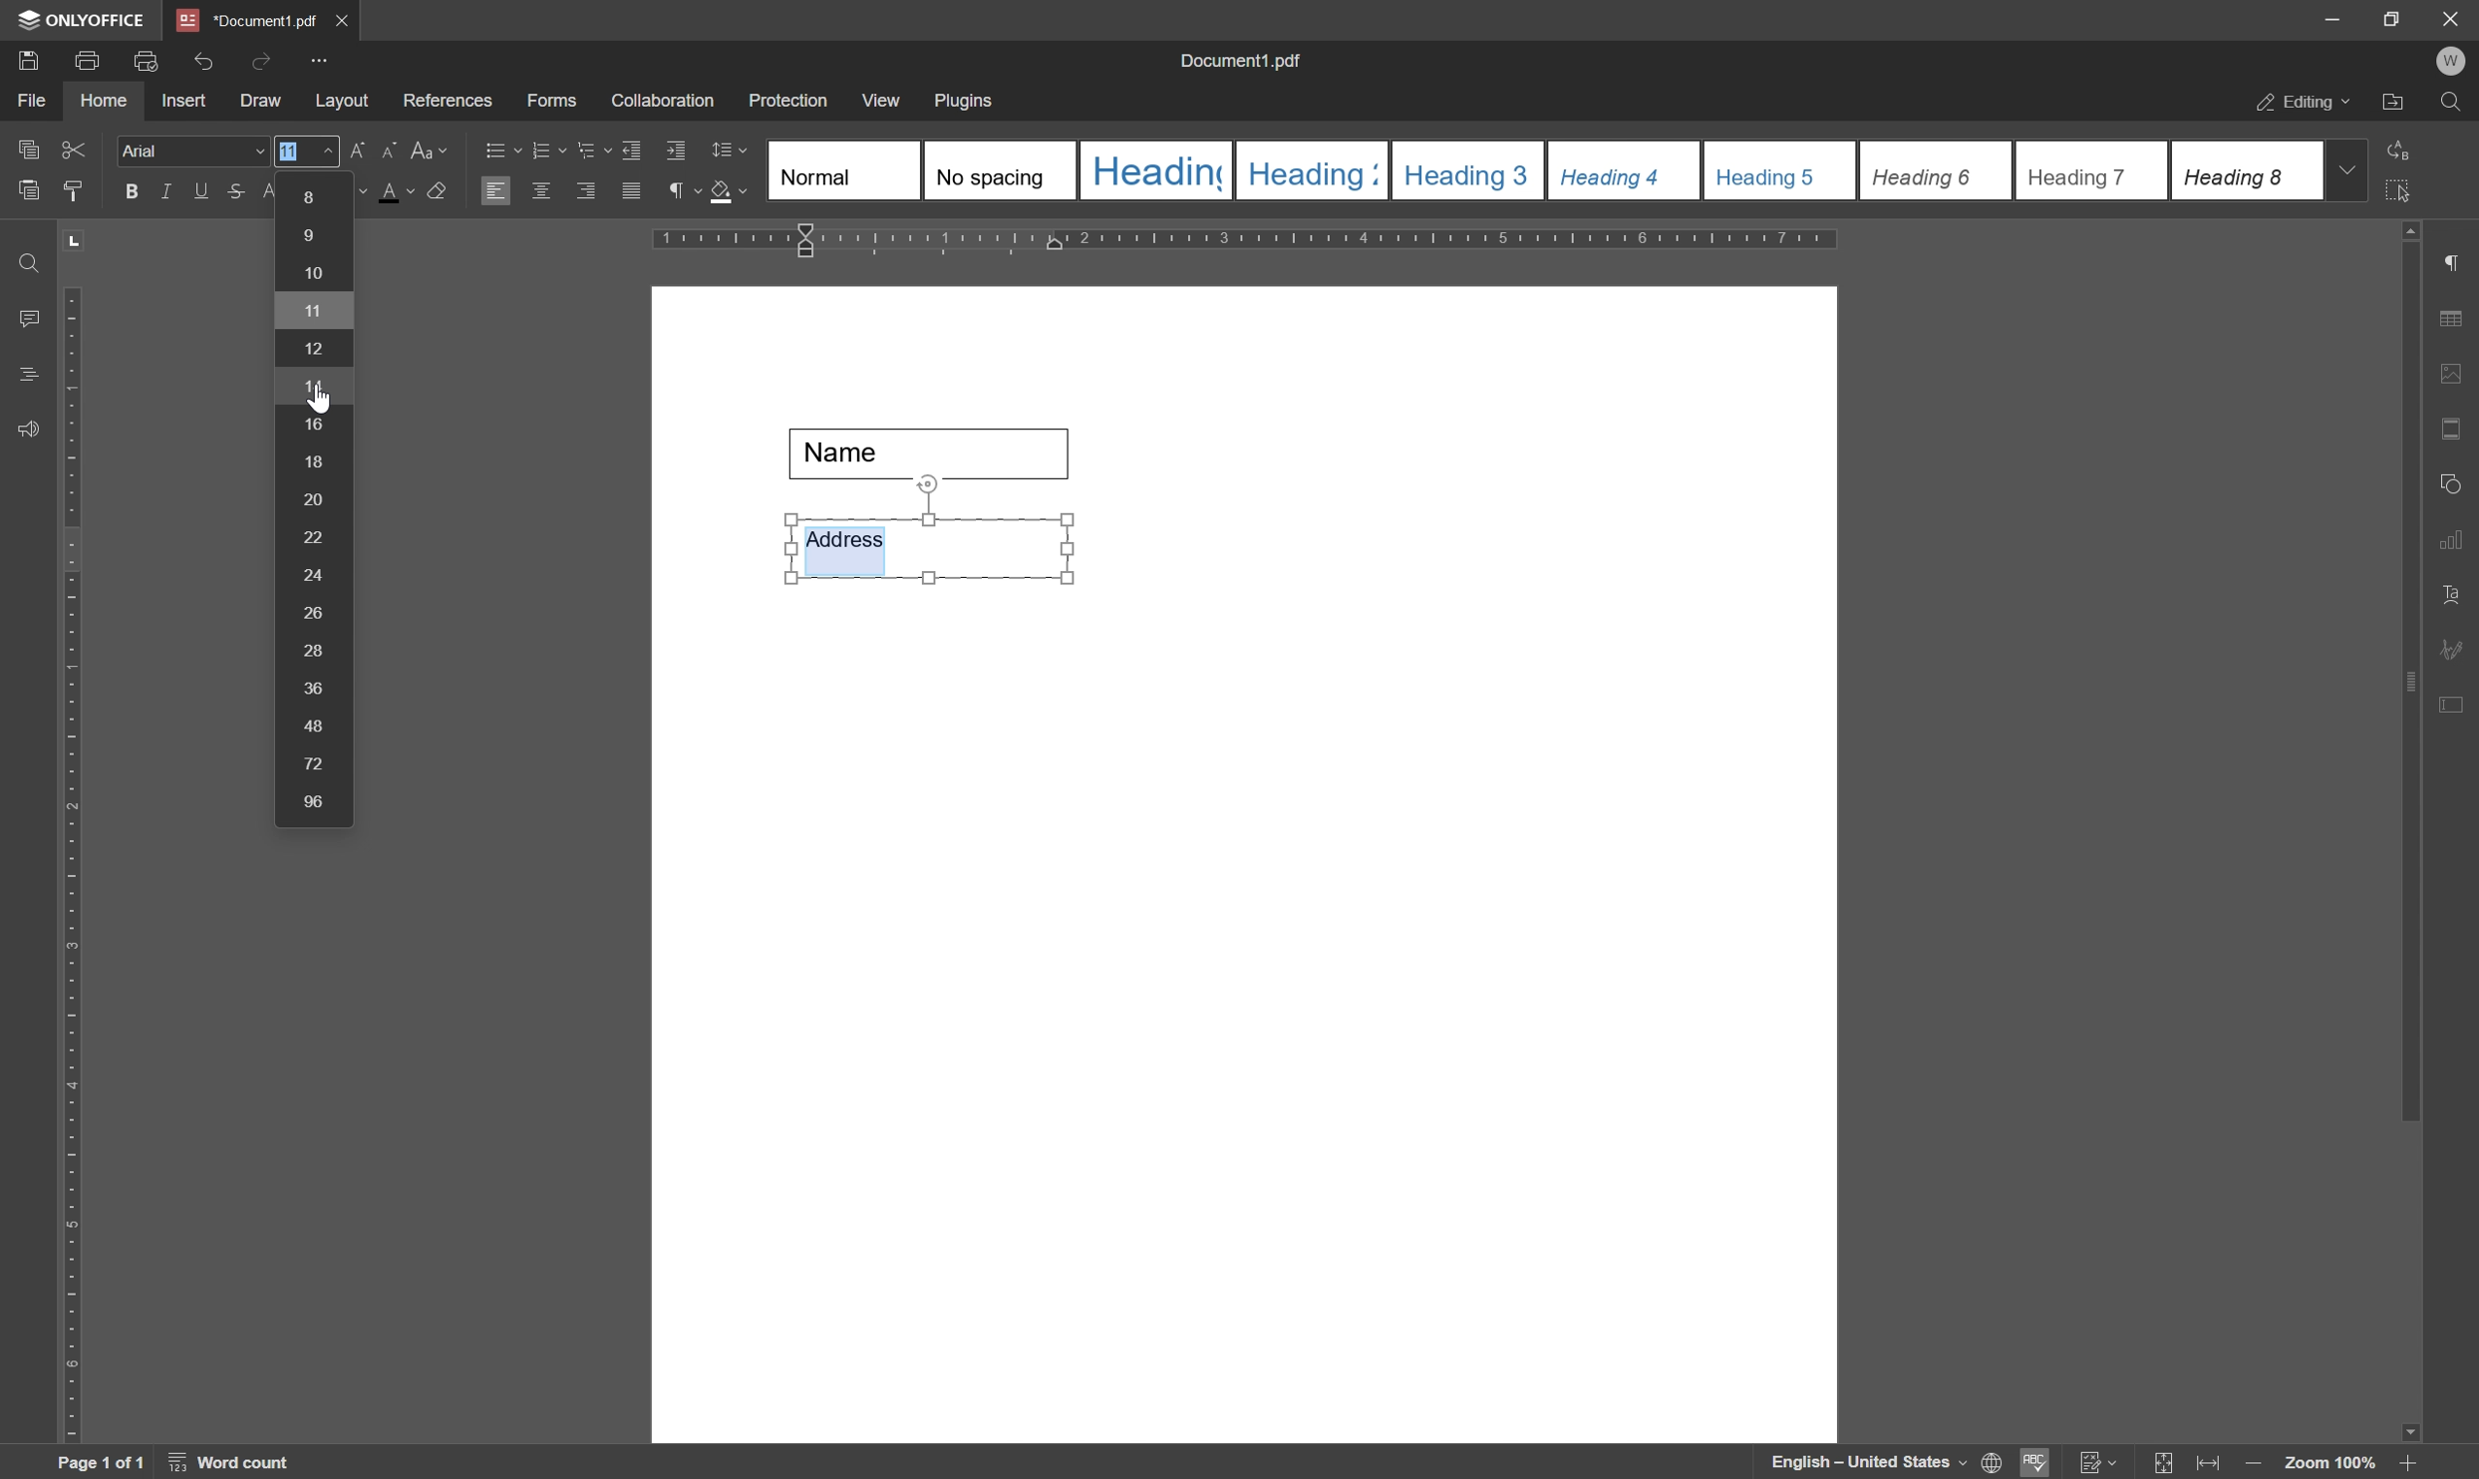 This screenshot has width=2479, height=1479. I want to click on bullets, so click(499, 148).